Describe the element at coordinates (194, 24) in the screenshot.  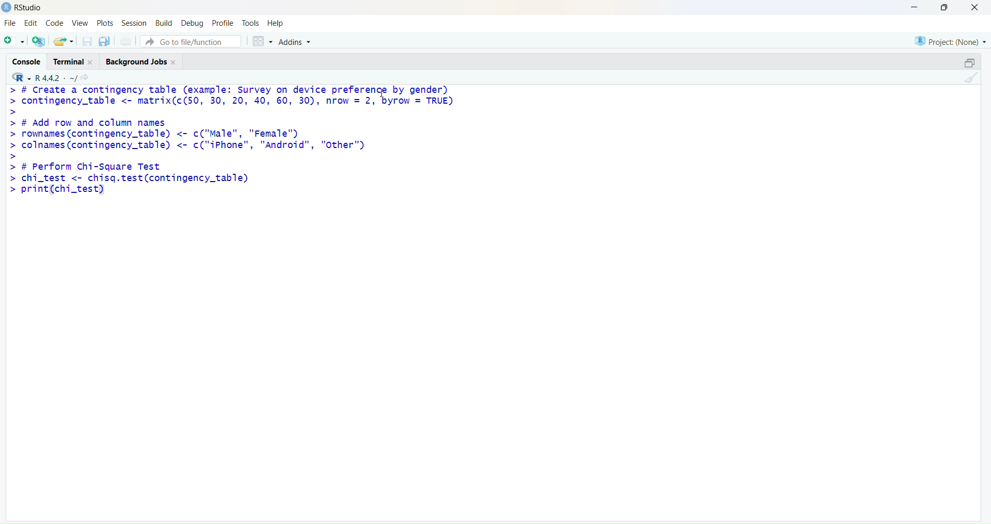
I see `Debug` at that location.